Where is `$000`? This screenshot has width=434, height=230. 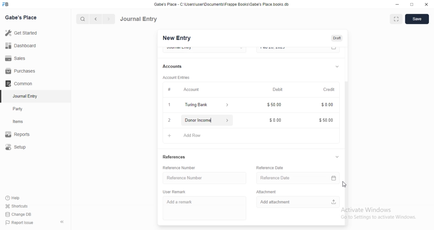 $000 is located at coordinates (326, 106).